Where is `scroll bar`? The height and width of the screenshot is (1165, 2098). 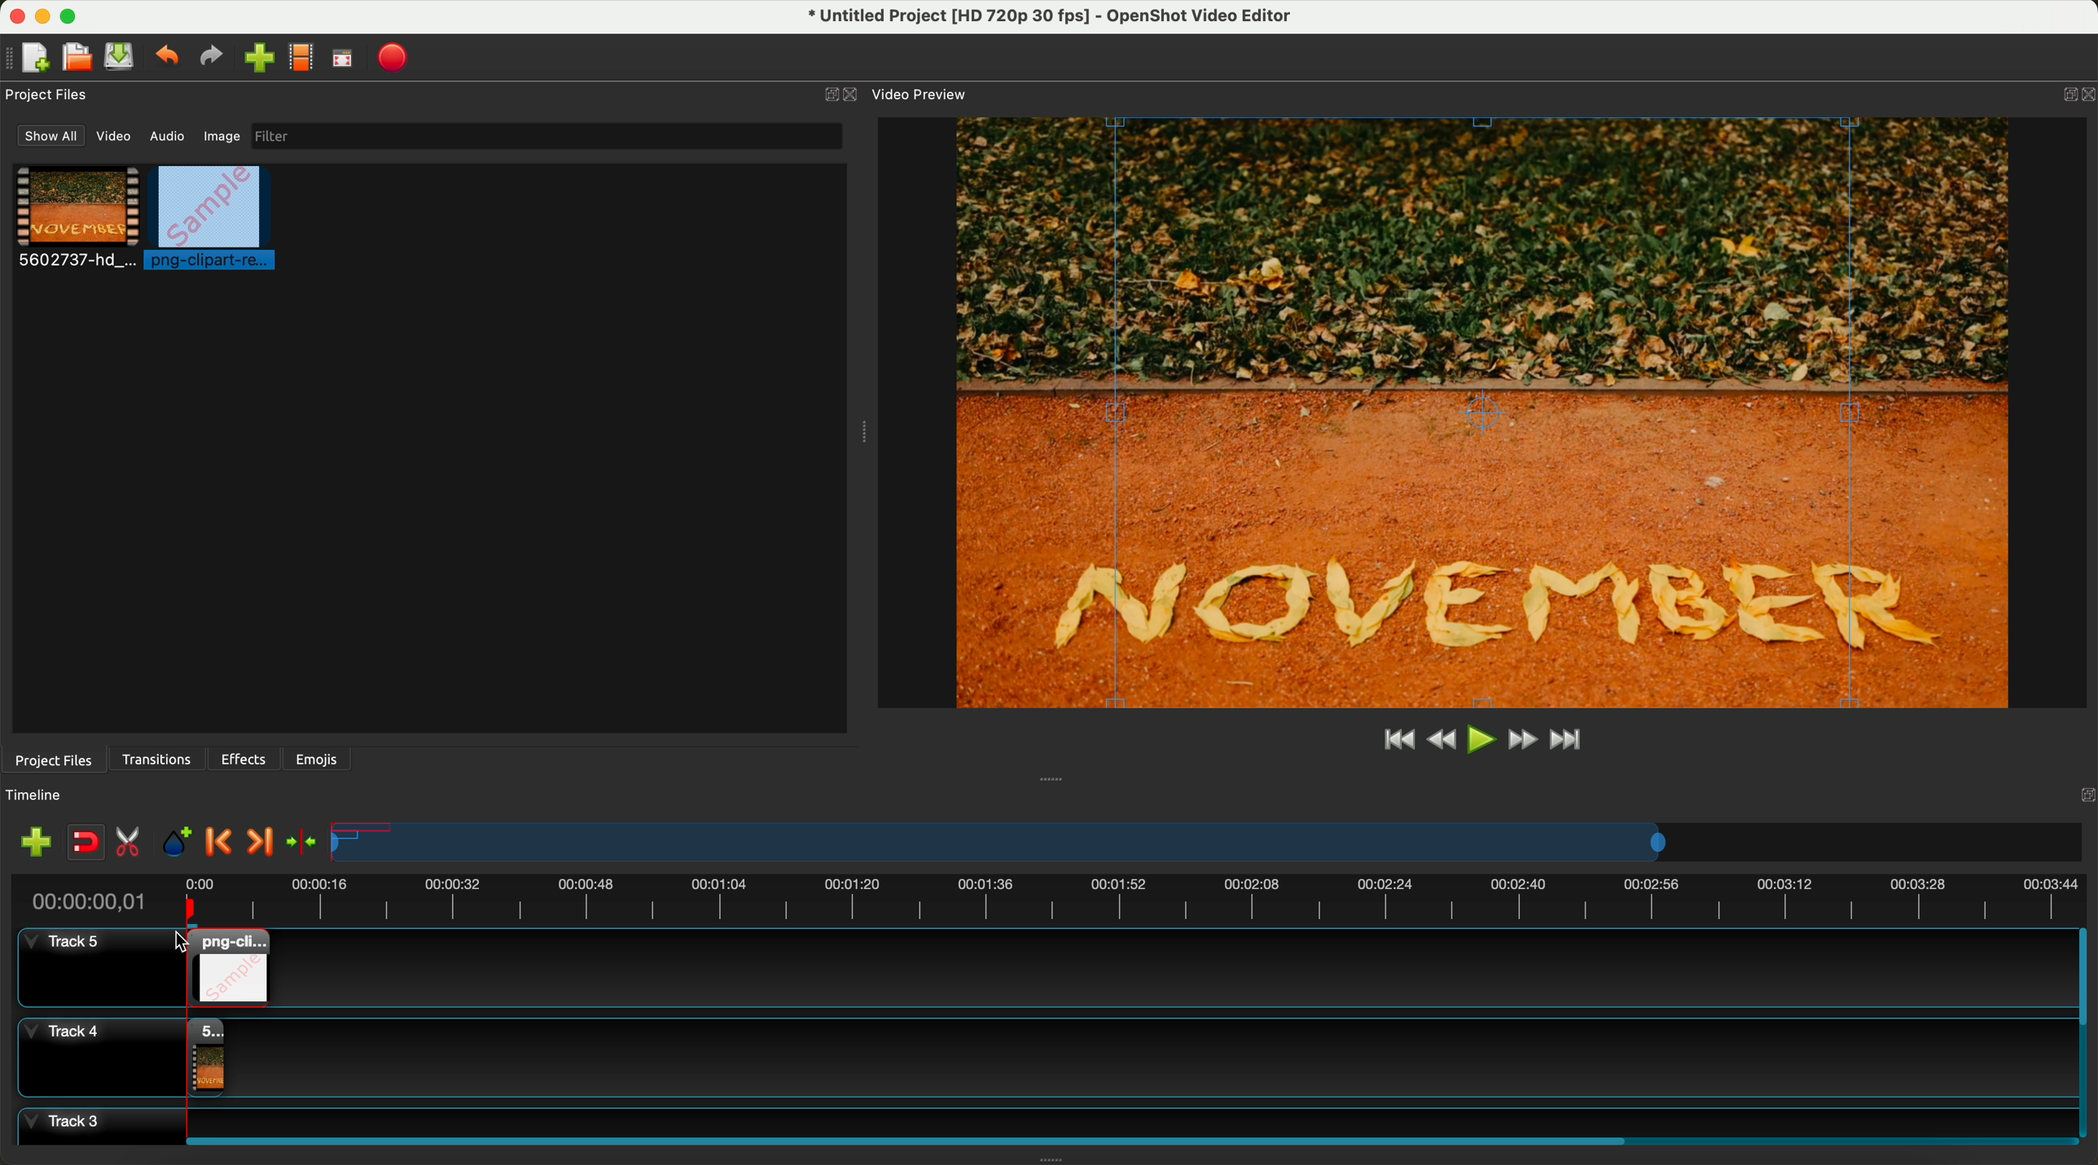
scroll bar is located at coordinates (1124, 1138).